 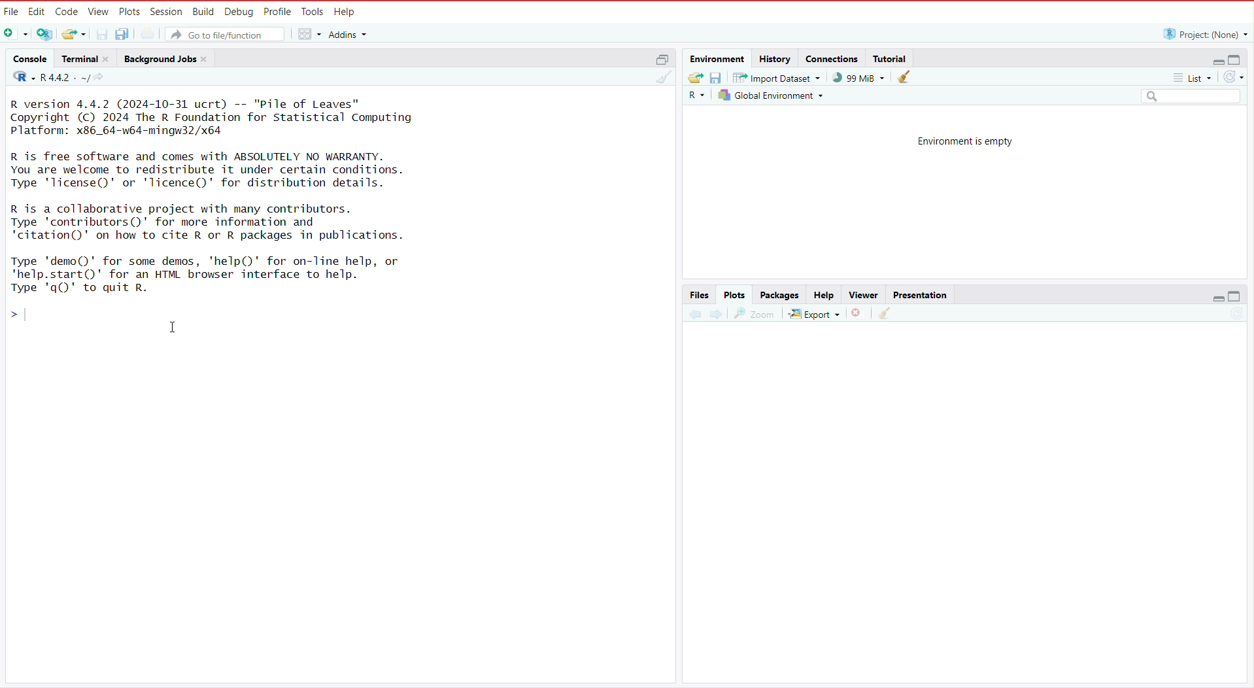 I want to click on cursor, so click(x=171, y=327).